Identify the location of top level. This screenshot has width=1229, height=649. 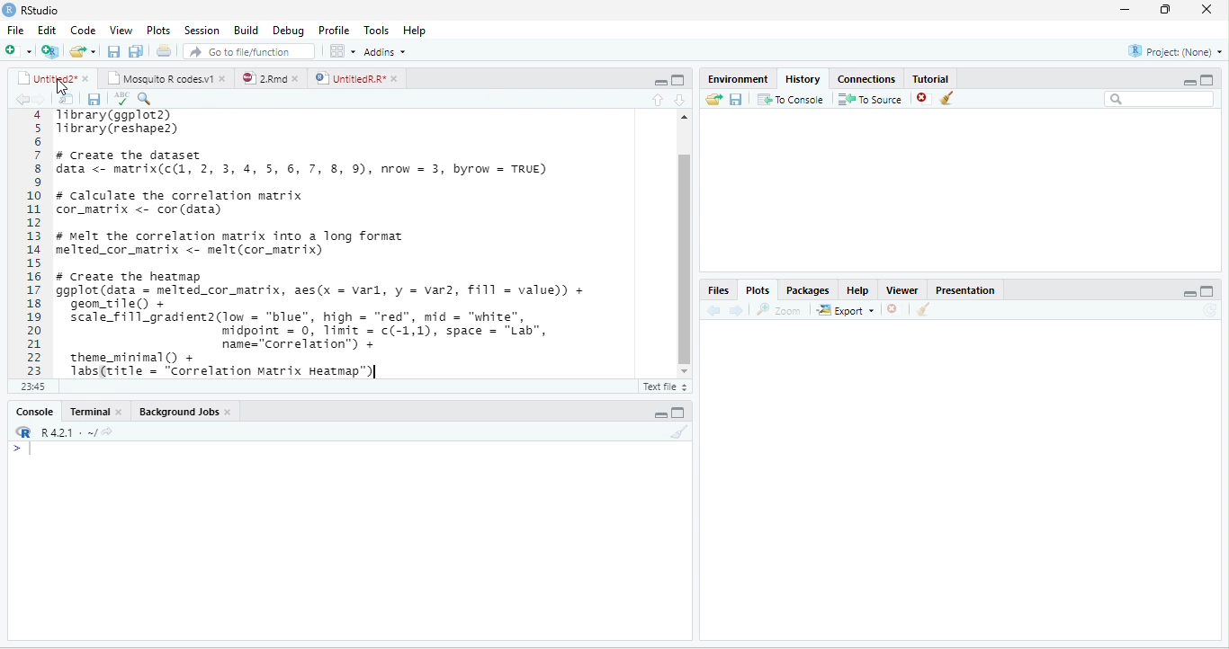
(106, 388).